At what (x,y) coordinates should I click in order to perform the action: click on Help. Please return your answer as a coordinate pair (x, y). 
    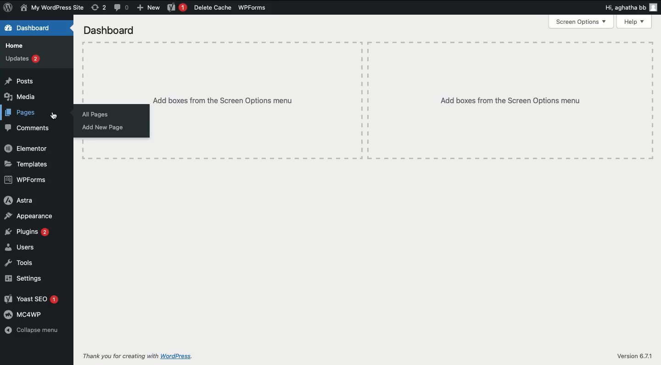
    Looking at the image, I should click on (635, 22).